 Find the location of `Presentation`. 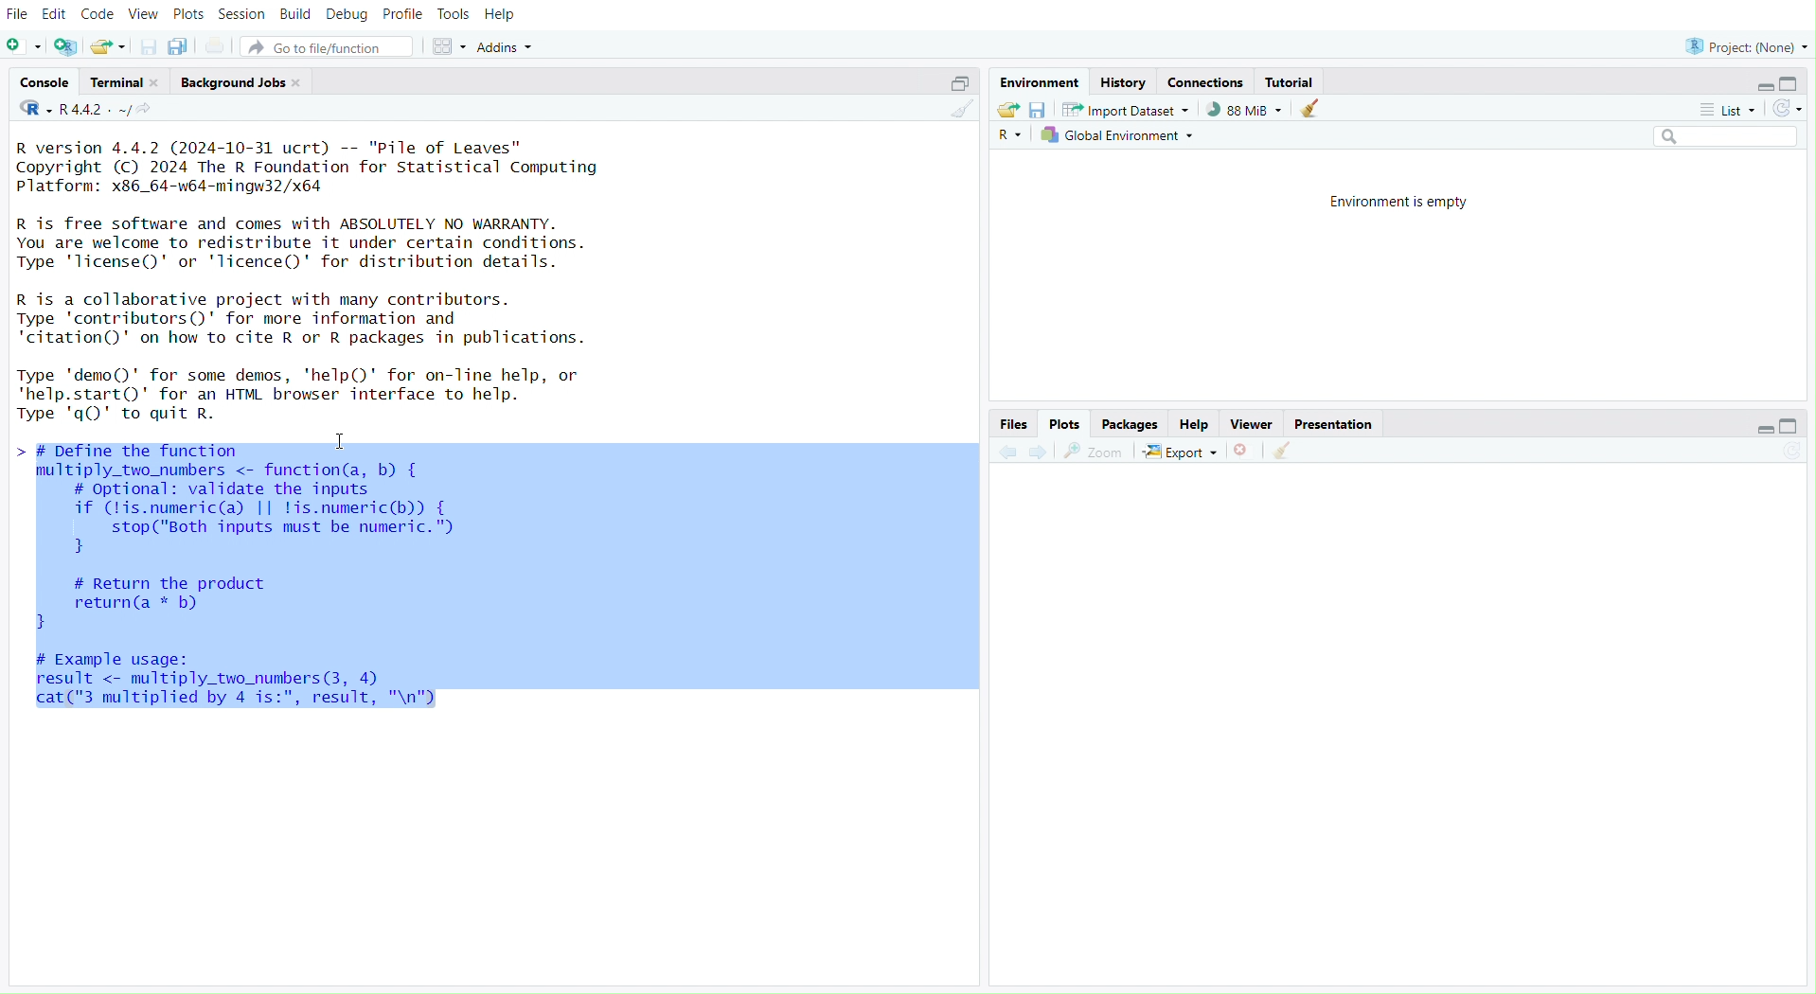

Presentation is located at coordinates (1334, 425).